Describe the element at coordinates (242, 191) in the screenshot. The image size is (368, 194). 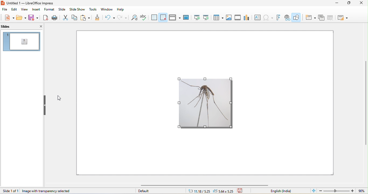
I see `save` at that location.